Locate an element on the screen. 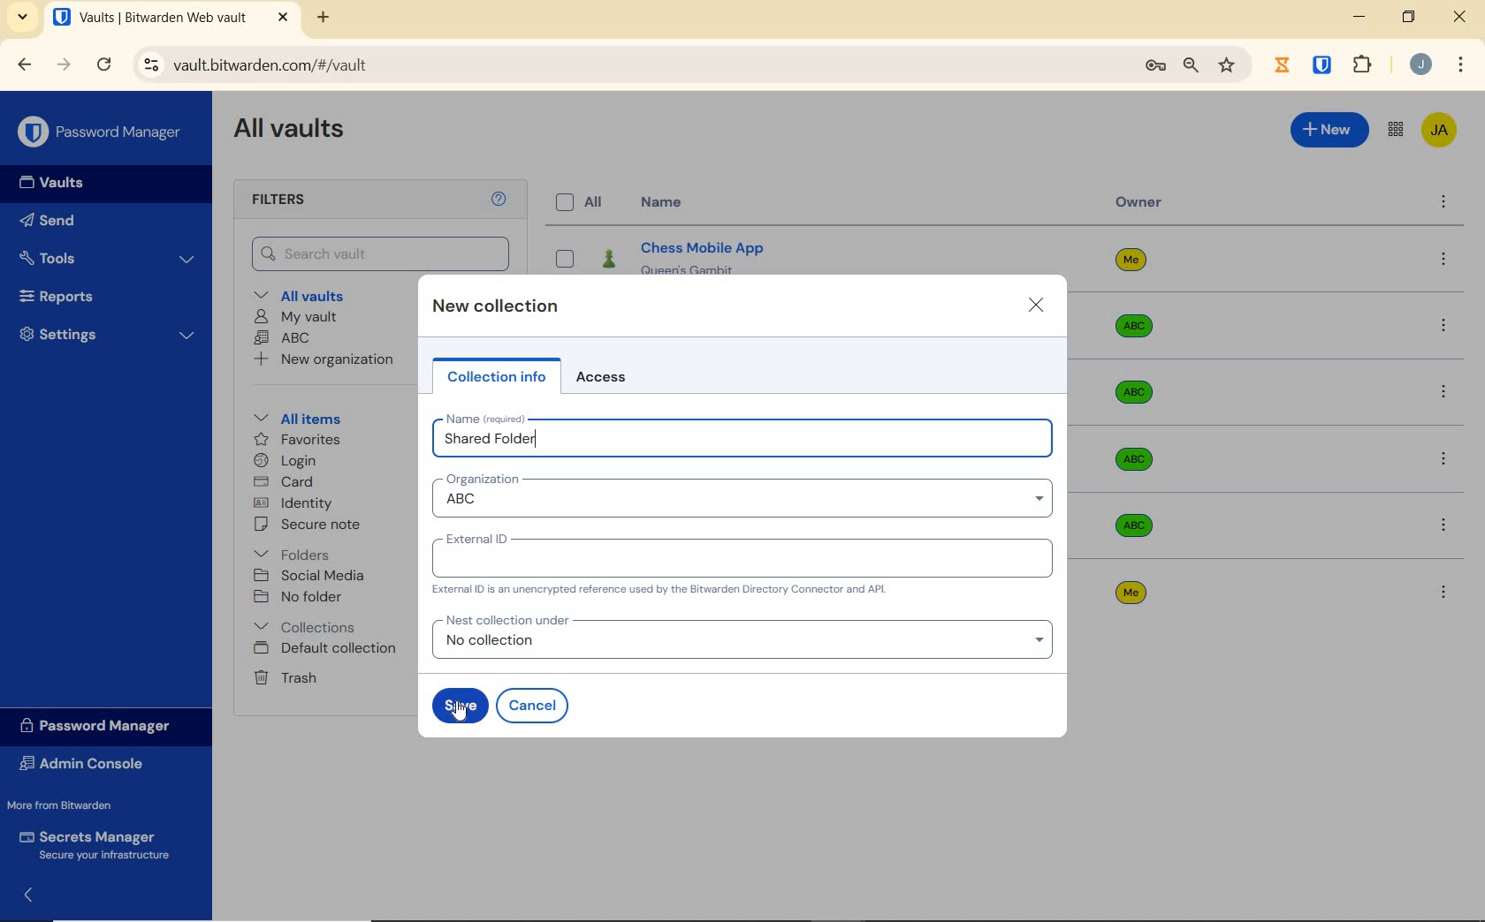 Image resolution: width=1485 pixels, height=922 pixels. zoom is located at coordinates (1192, 66).